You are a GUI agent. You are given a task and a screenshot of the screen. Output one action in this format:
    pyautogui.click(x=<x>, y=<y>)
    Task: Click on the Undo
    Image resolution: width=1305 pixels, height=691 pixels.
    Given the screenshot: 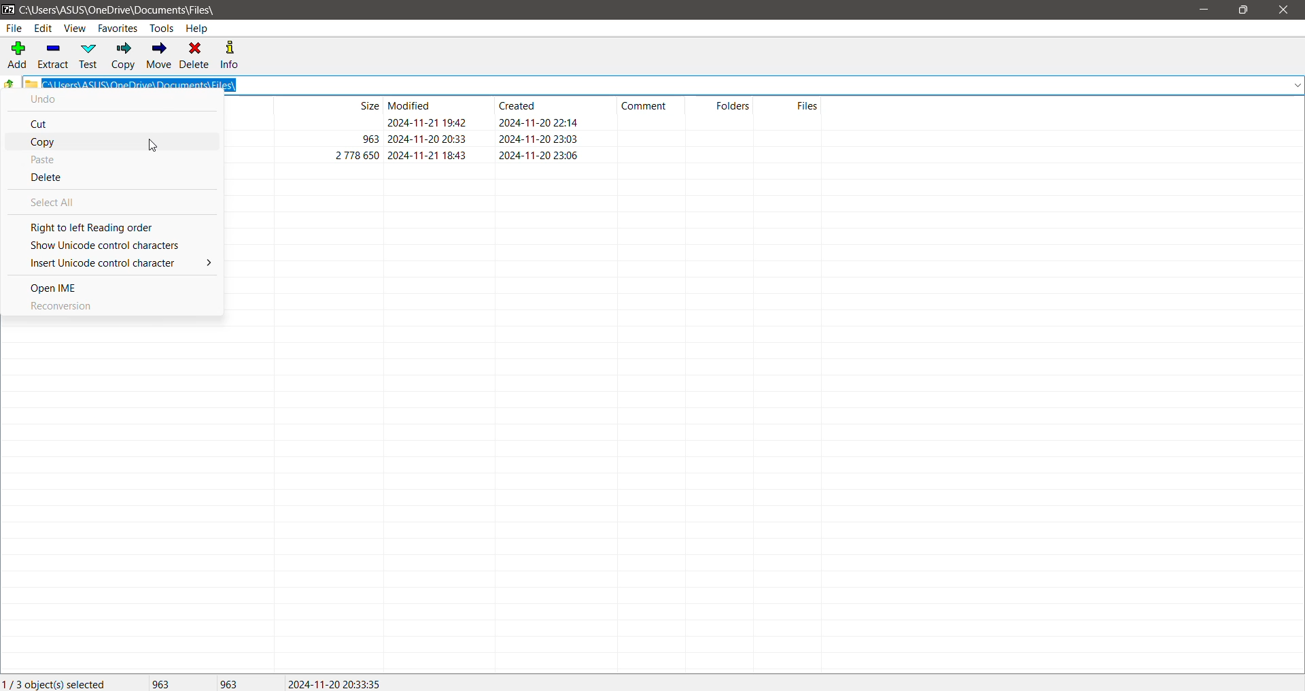 What is the action you would take?
    pyautogui.click(x=43, y=100)
    